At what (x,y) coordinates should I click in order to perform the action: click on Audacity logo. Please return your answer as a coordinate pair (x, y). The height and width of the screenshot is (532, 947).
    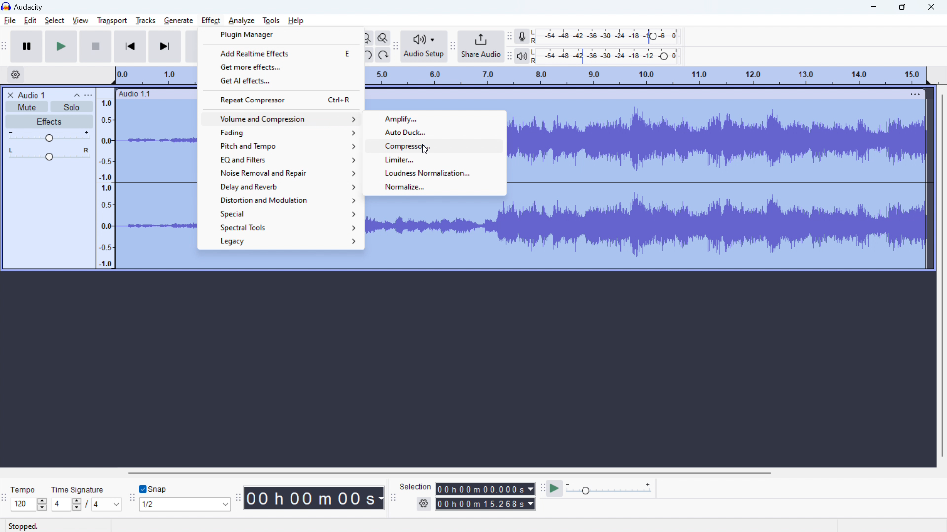
    Looking at the image, I should click on (6, 6).